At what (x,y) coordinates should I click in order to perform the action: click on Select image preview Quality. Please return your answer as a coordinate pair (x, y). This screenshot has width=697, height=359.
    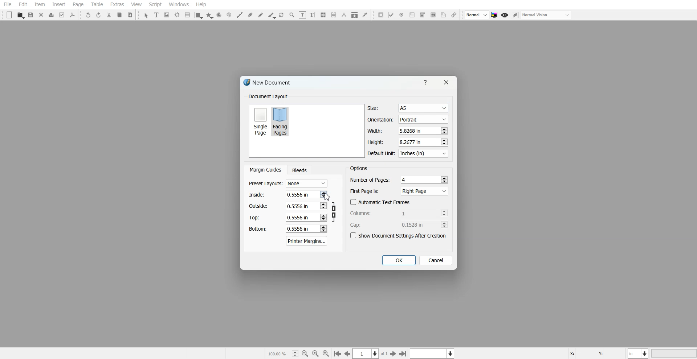
    Looking at the image, I should click on (477, 15).